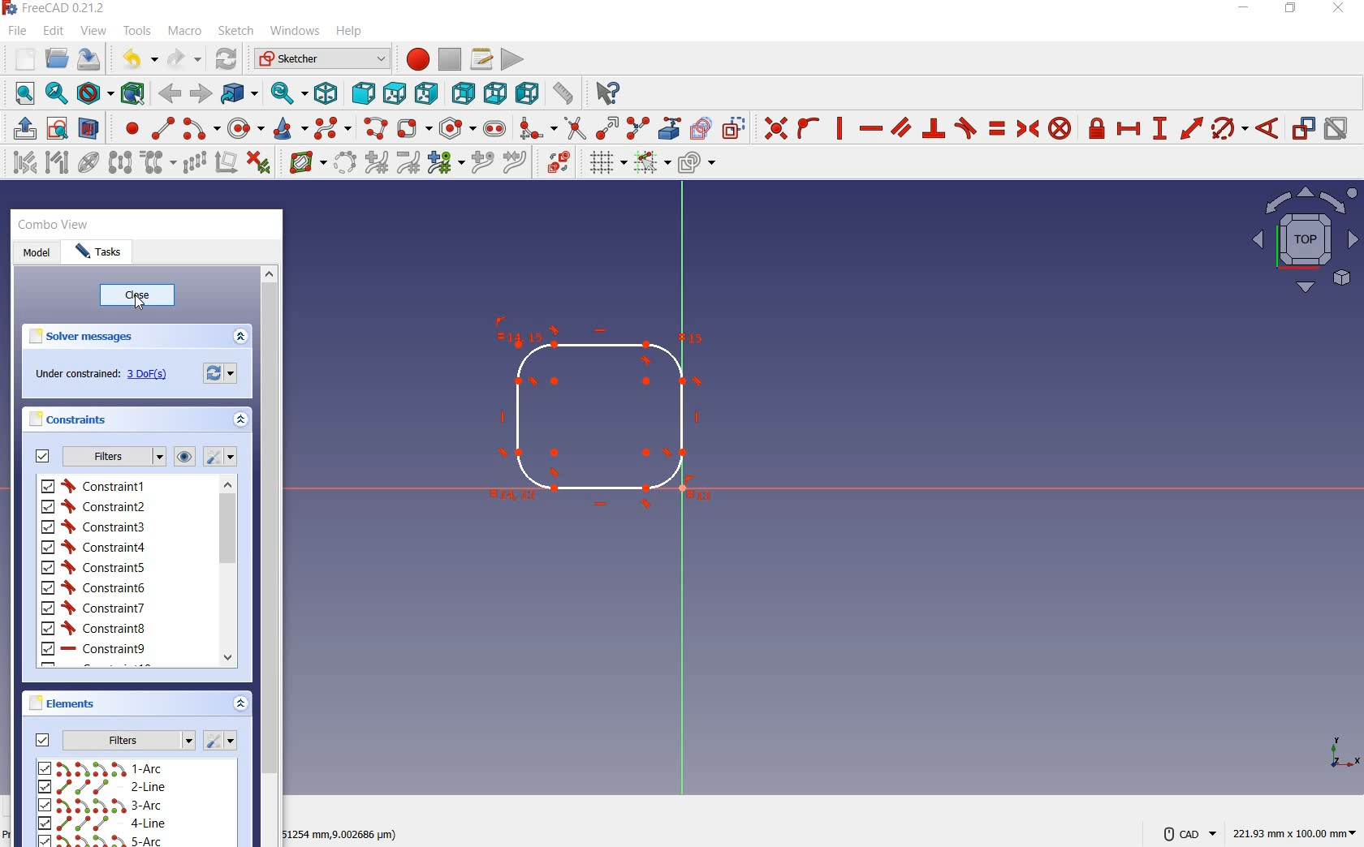 Image resolution: width=1364 pixels, height=847 pixels. Describe the element at coordinates (108, 252) in the screenshot. I see `tasks` at that location.